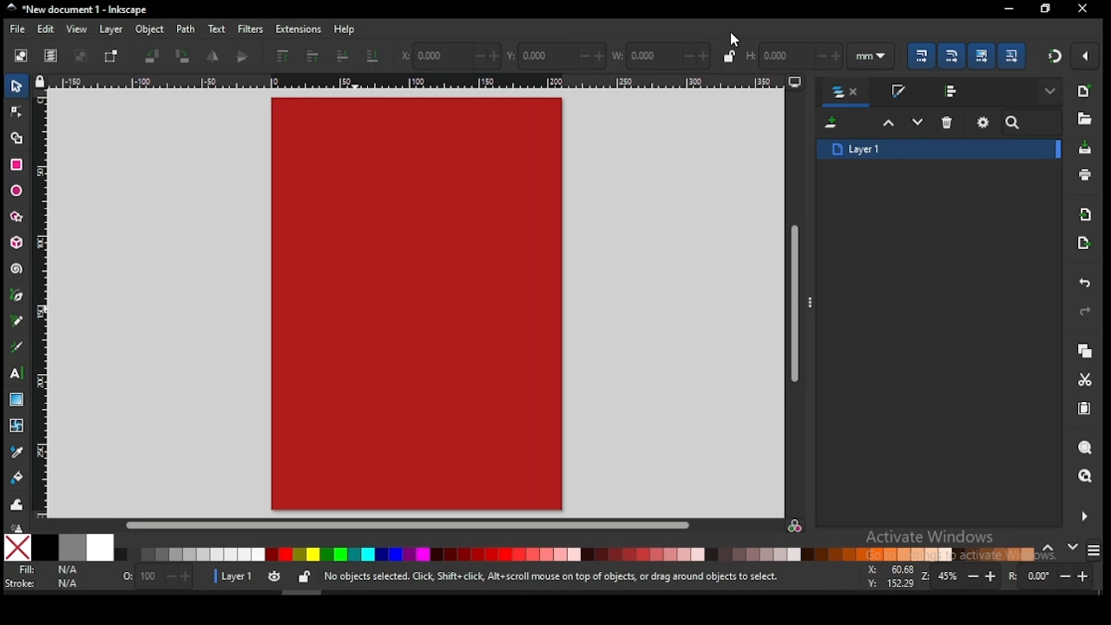  I want to click on activate windows, so click(928, 538).